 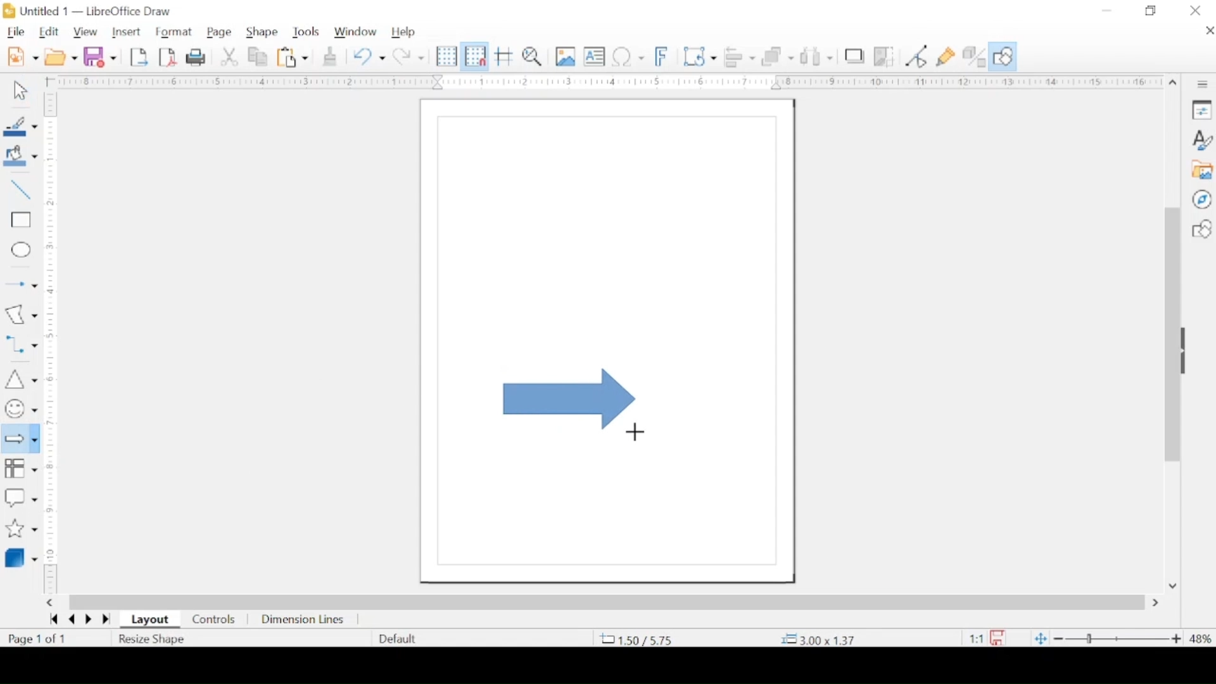 What do you see at coordinates (53, 271) in the screenshot?
I see `margin` at bounding box center [53, 271].